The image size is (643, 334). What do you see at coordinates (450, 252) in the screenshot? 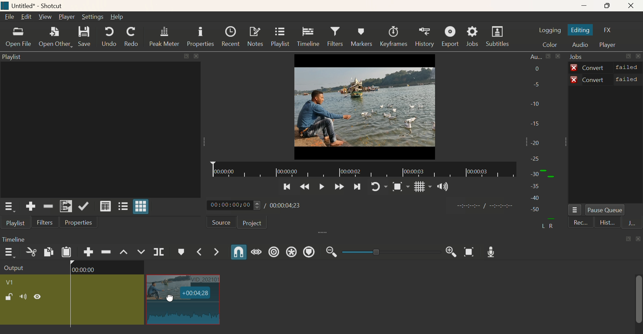
I see `` at bounding box center [450, 252].